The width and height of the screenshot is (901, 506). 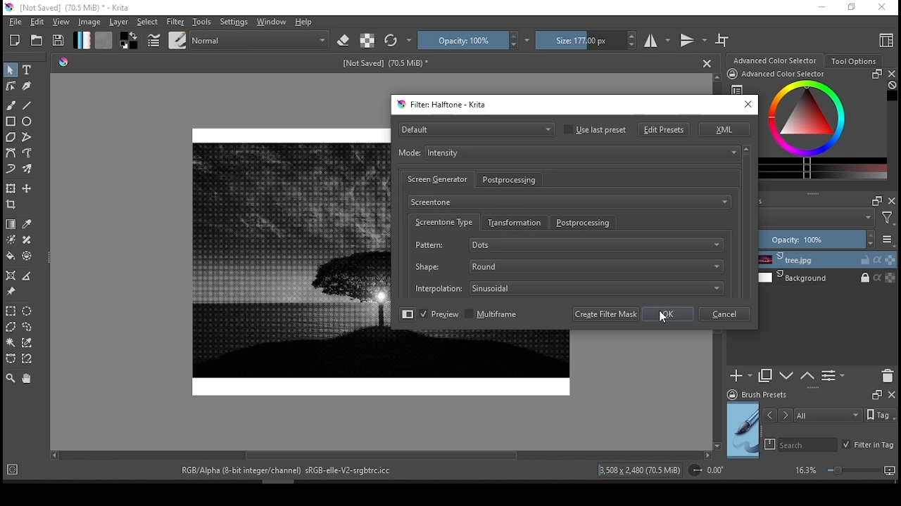 What do you see at coordinates (11, 153) in the screenshot?
I see `bezier path tool` at bounding box center [11, 153].